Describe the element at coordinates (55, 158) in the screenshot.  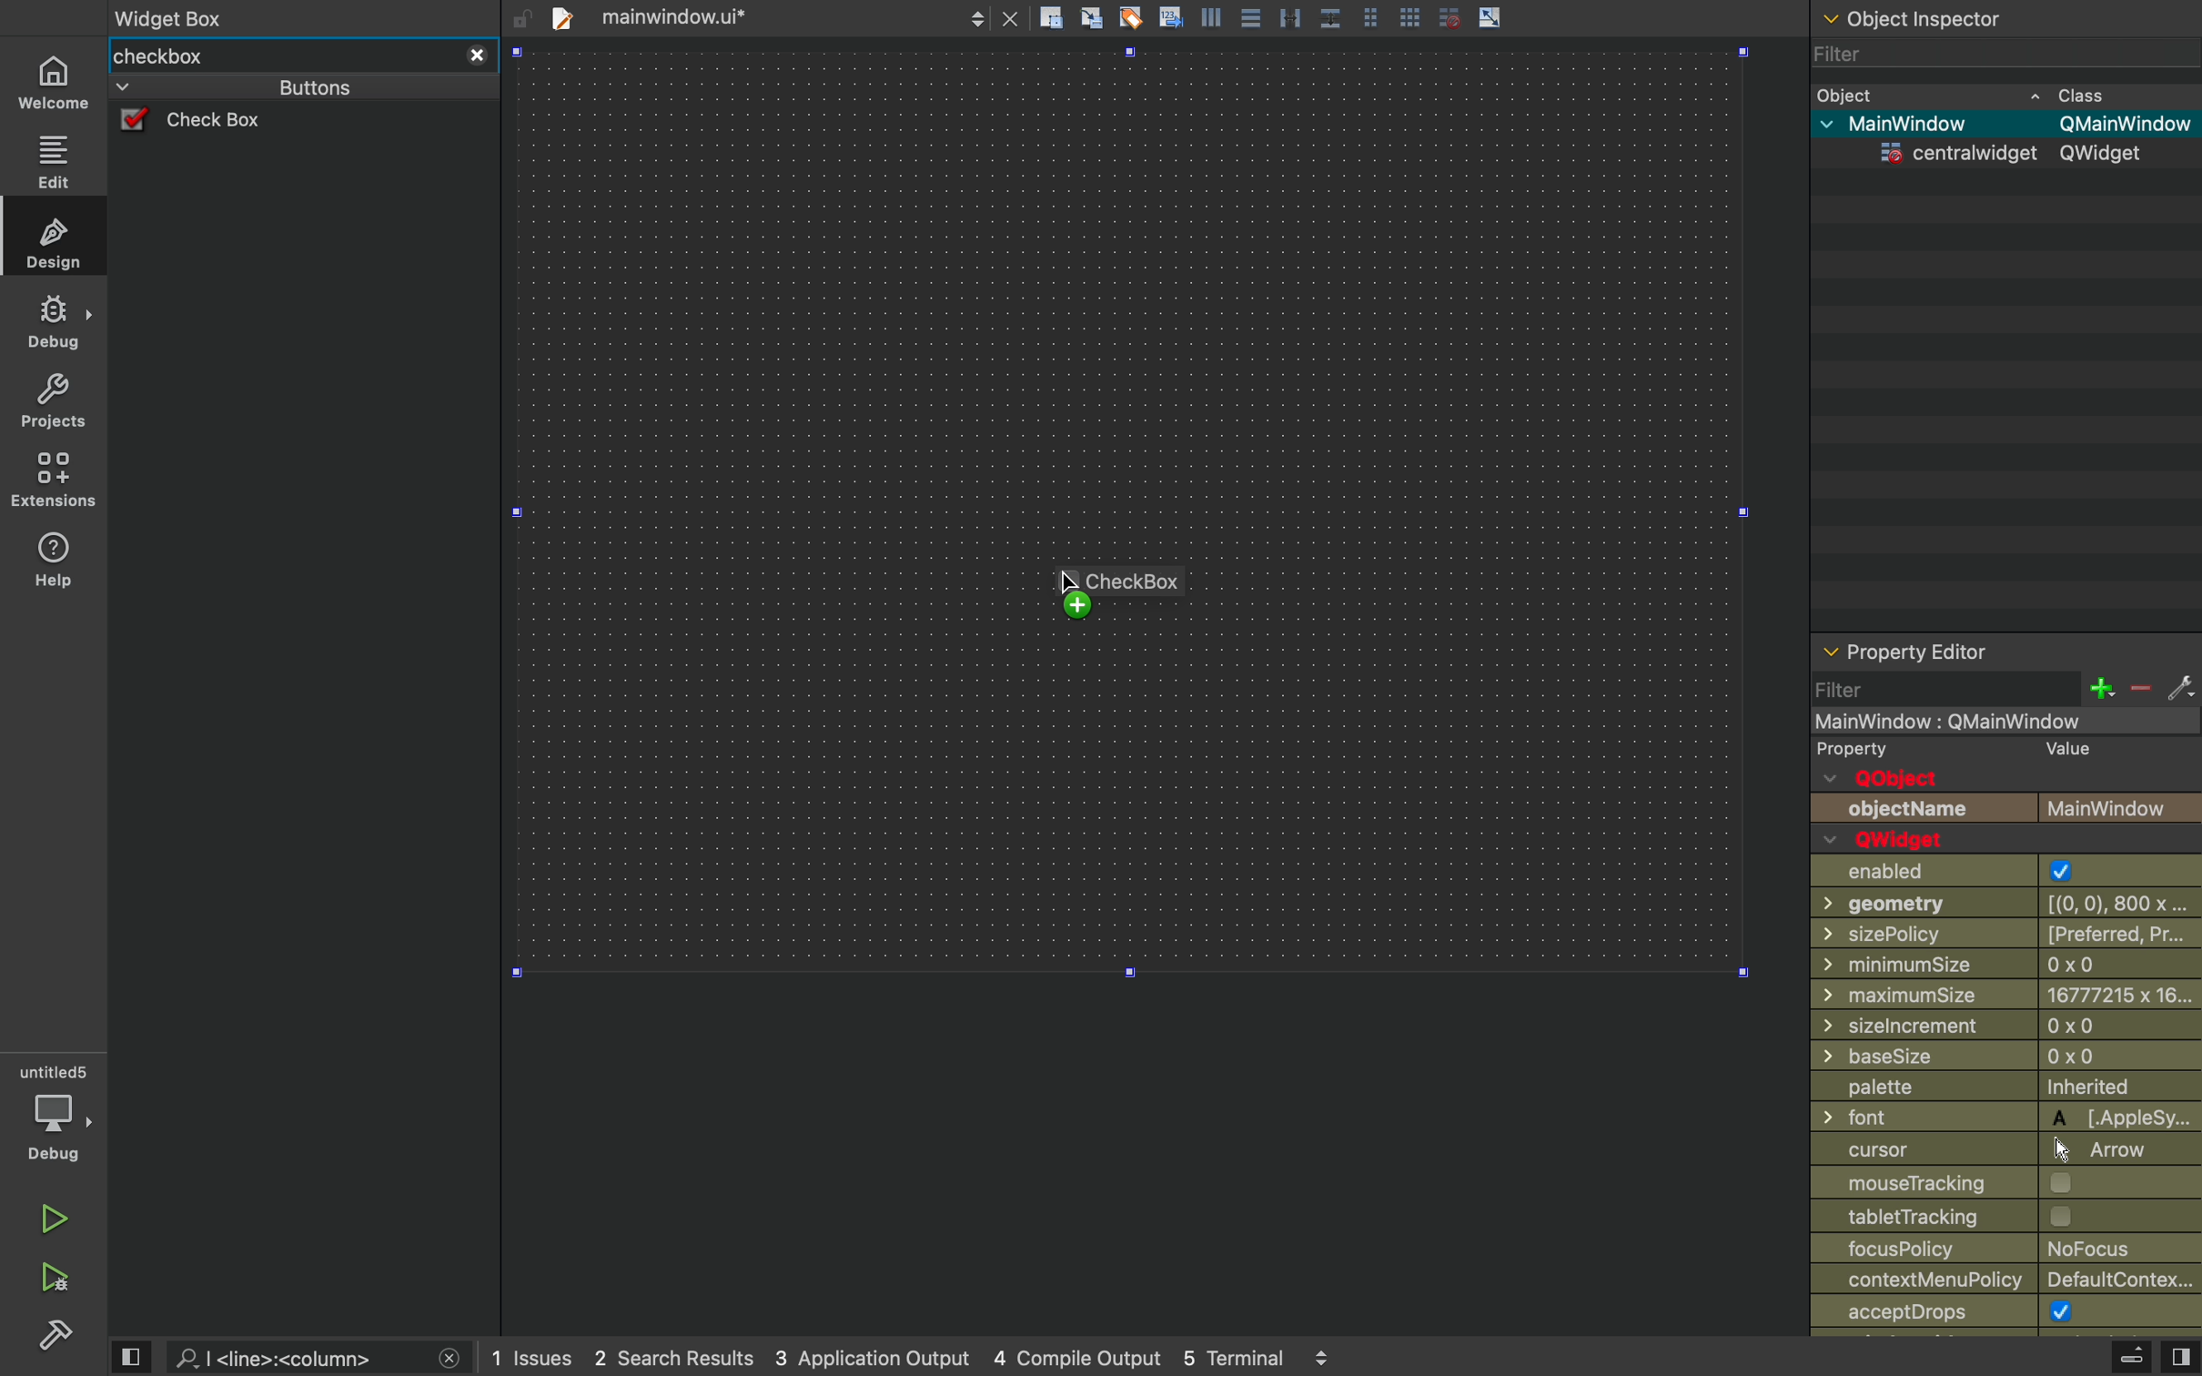
I see `edit` at that location.